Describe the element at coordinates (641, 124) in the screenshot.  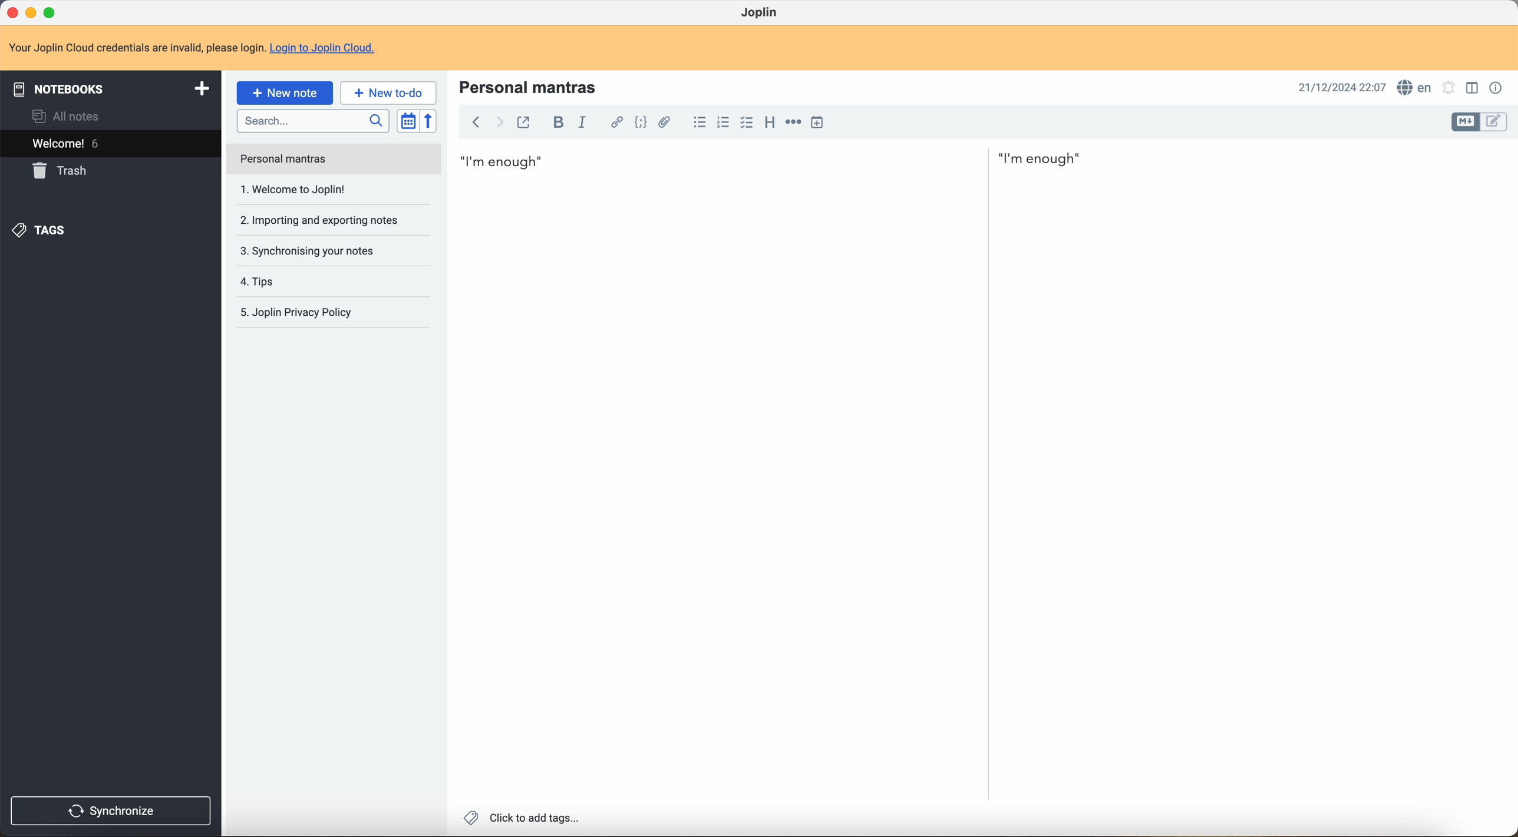
I see `code` at that location.